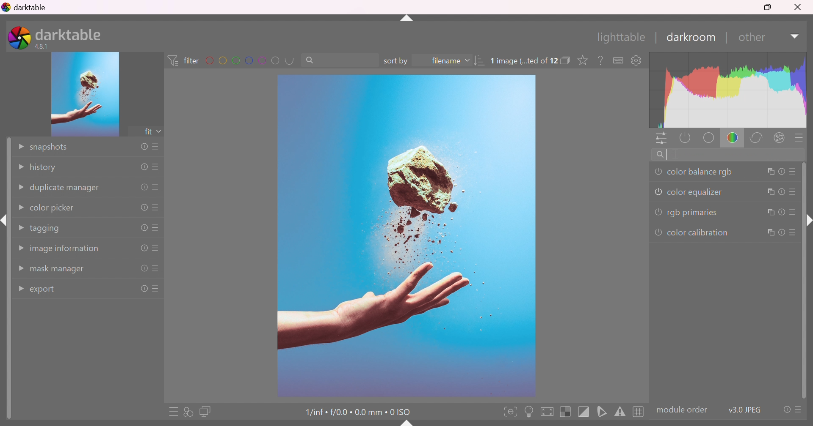 The width and height of the screenshot is (813, 426). I want to click on mask manager, so click(59, 270).